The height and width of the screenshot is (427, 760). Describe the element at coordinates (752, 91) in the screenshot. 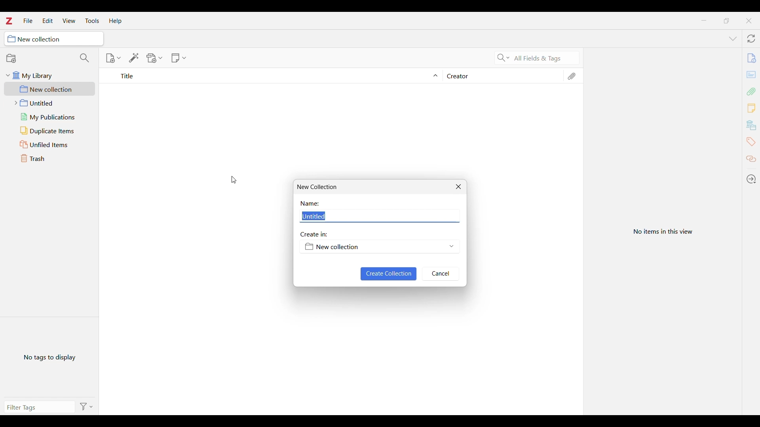

I see `Add attachment ` at that location.